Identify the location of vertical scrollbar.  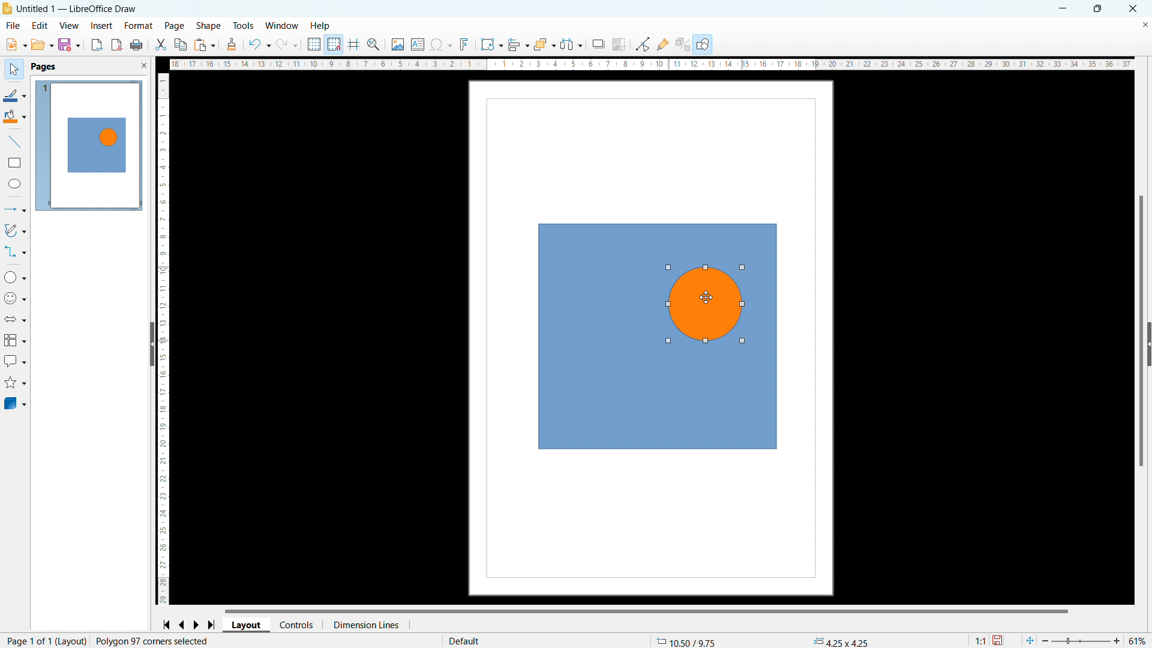
(1141, 331).